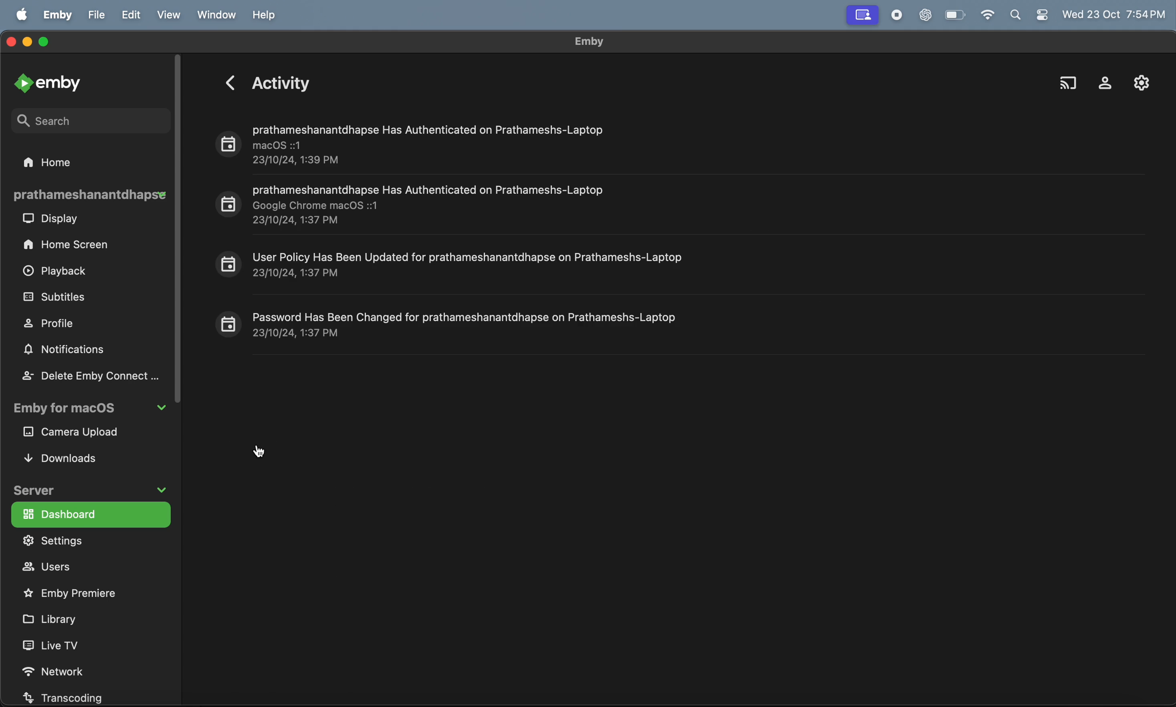 This screenshot has width=1176, height=707. What do you see at coordinates (85, 433) in the screenshot?
I see `camera upload` at bounding box center [85, 433].